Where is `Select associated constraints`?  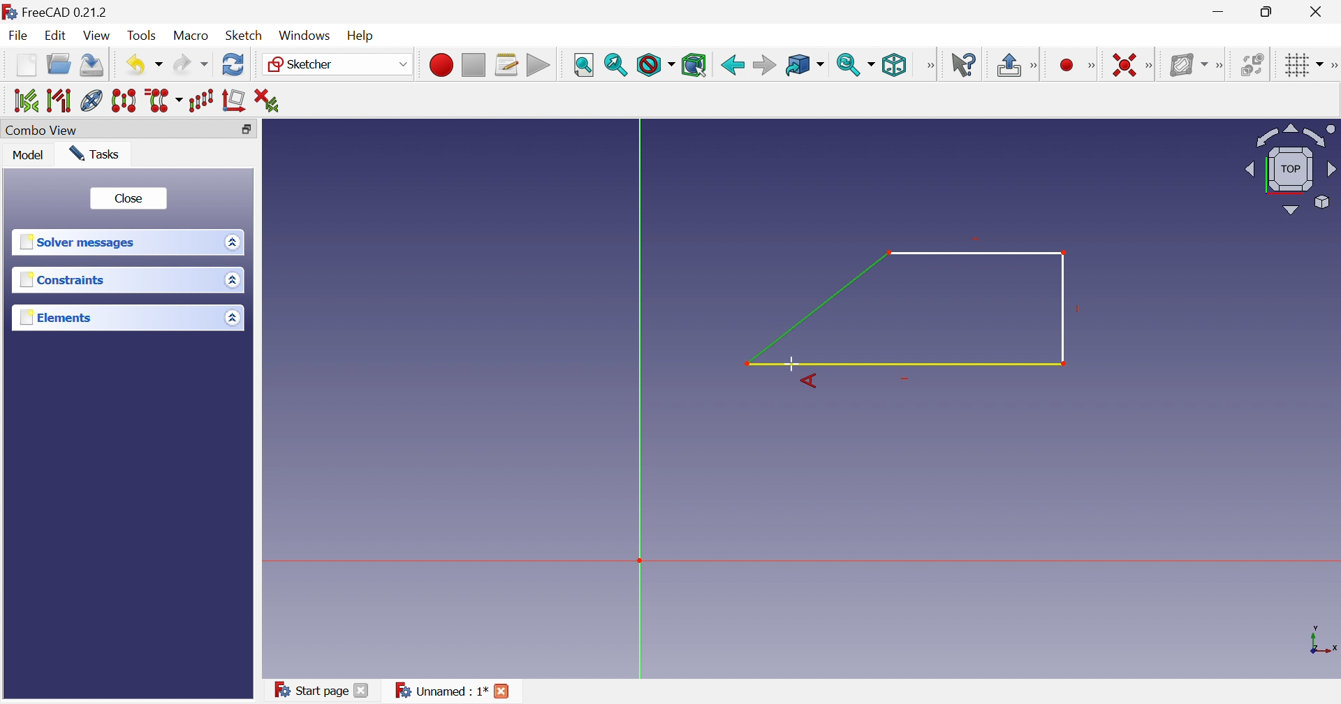 Select associated constraints is located at coordinates (20, 100).